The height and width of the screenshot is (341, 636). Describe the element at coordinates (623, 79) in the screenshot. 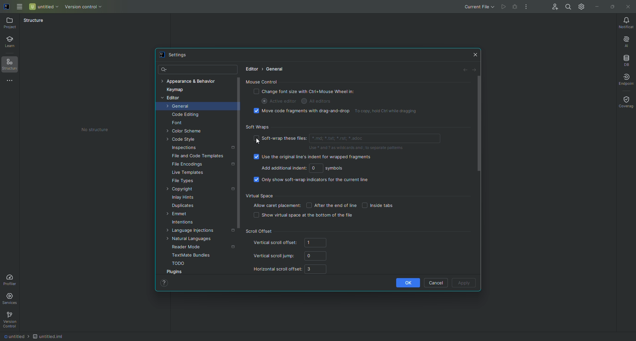

I see `Endpoint` at that location.